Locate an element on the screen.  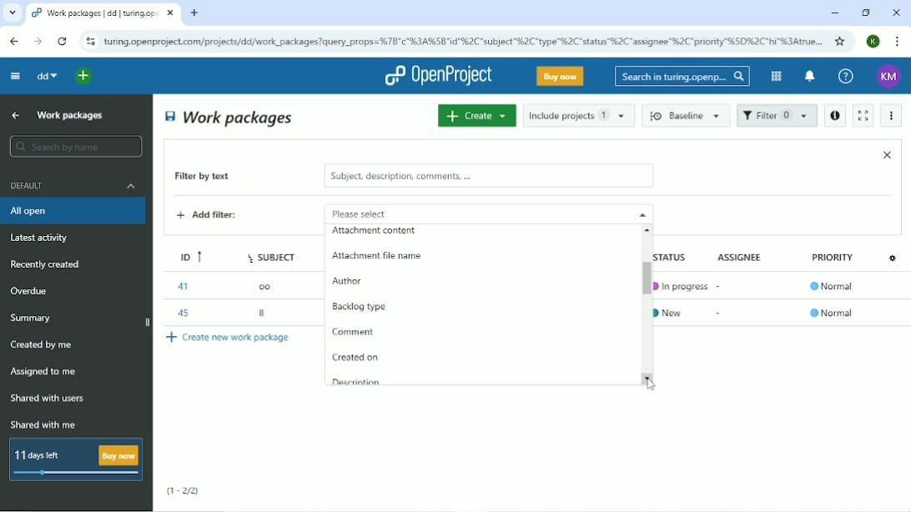
Forward is located at coordinates (36, 42).